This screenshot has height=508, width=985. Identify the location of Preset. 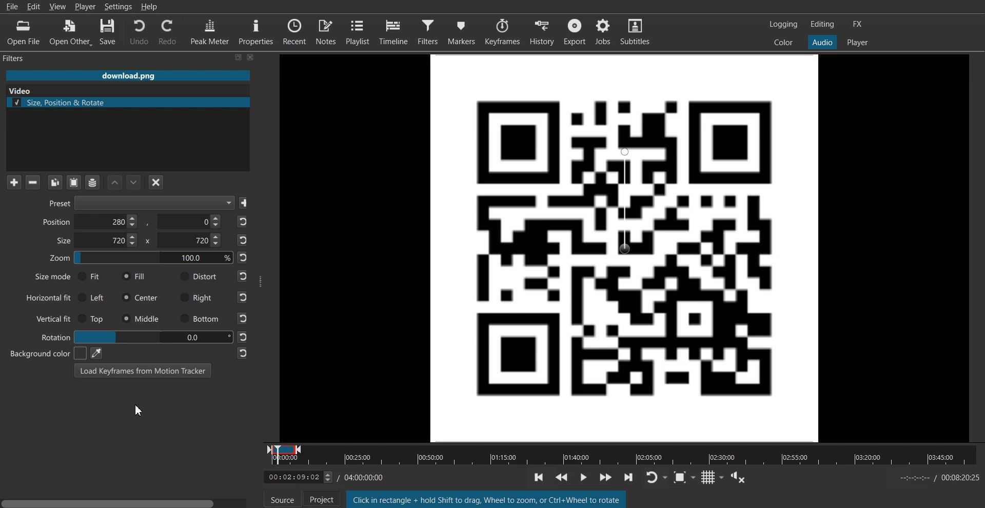
(138, 204).